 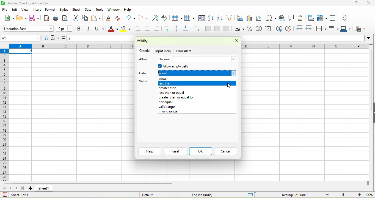 What do you see at coordinates (305, 46) in the screenshot?
I see `row` at bounding box center [305, 46].